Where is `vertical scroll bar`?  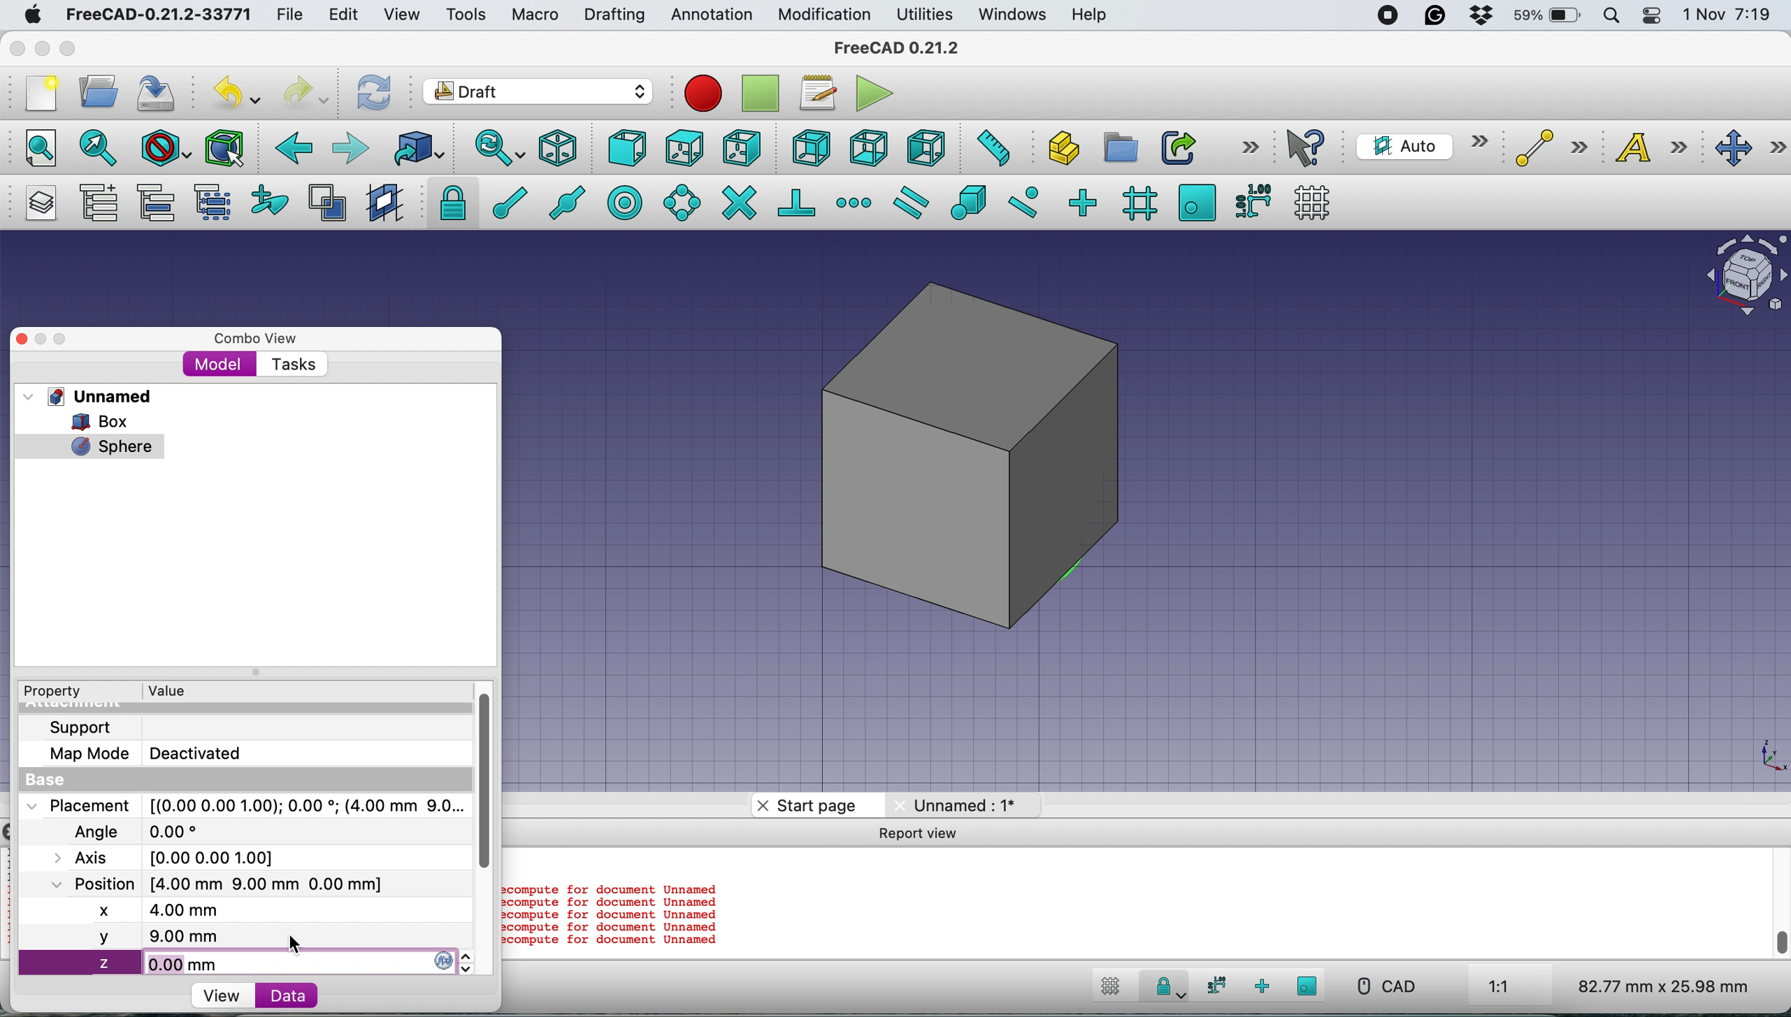 vertical scroll bar is located at coordinates (496, 783).